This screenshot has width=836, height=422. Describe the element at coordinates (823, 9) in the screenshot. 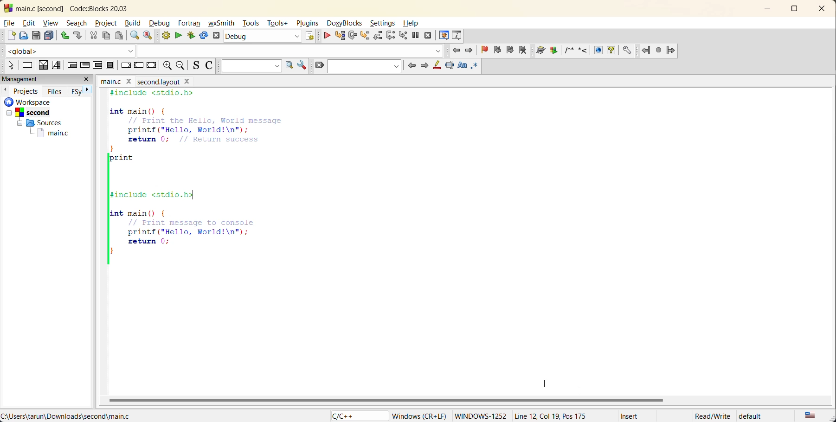

I see `close` at that location.